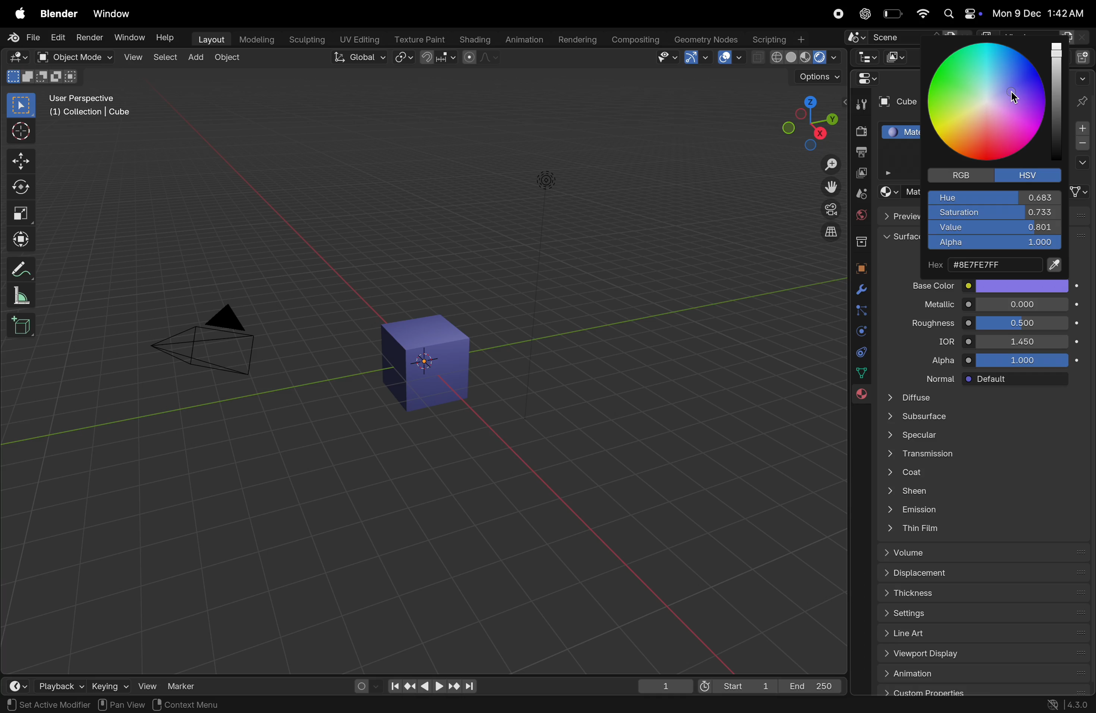 Image resolution: width=1096 pixels, height=713 pixels. What do you see at coordinates (804, 120) in the screenshot?
I see `view point` at bounding box center [804, 120].